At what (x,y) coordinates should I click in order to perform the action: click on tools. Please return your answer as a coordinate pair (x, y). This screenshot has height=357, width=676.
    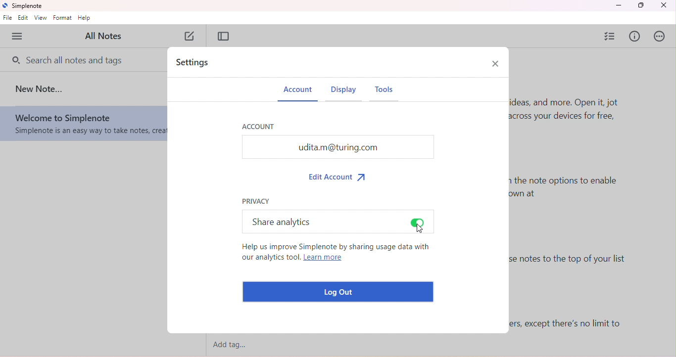
    Looking at the image, I should click on (388, 93).